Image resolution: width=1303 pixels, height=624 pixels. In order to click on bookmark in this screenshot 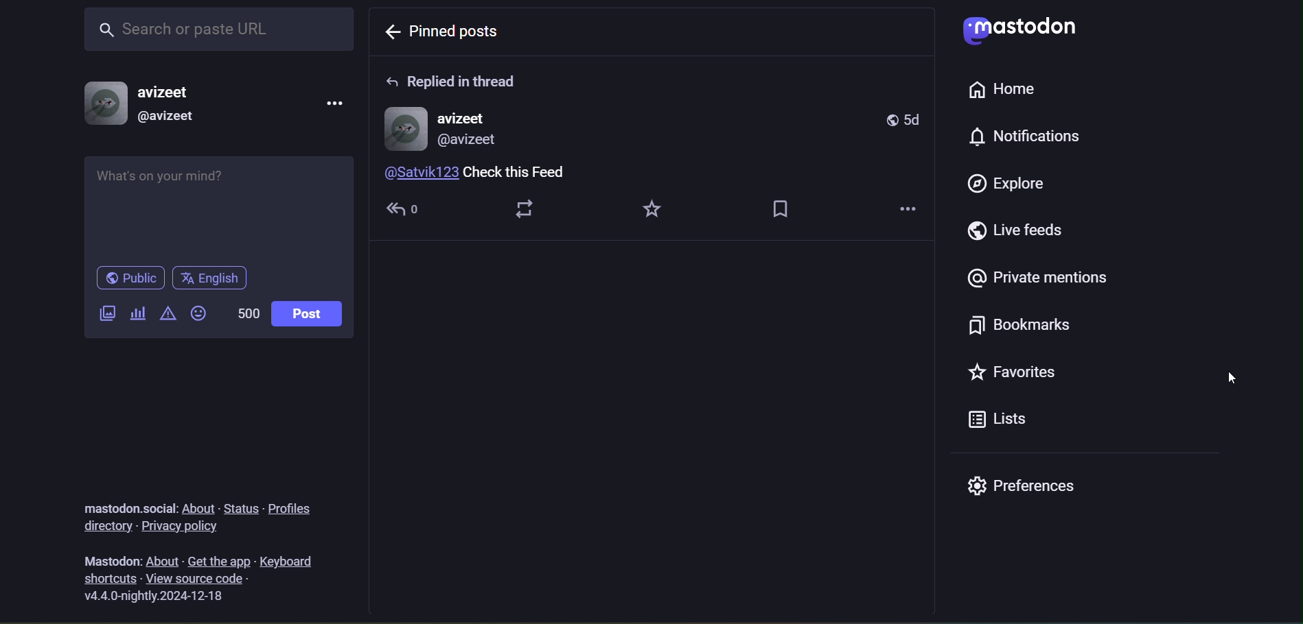, I will do `click(792, 208)`.